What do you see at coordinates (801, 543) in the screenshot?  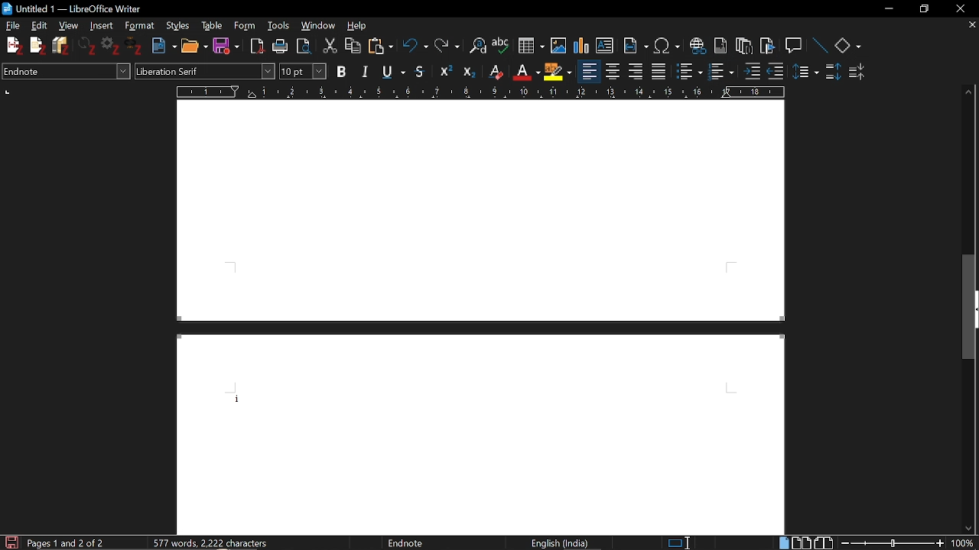 I see `Double page view` at bounding box center [801, 543].